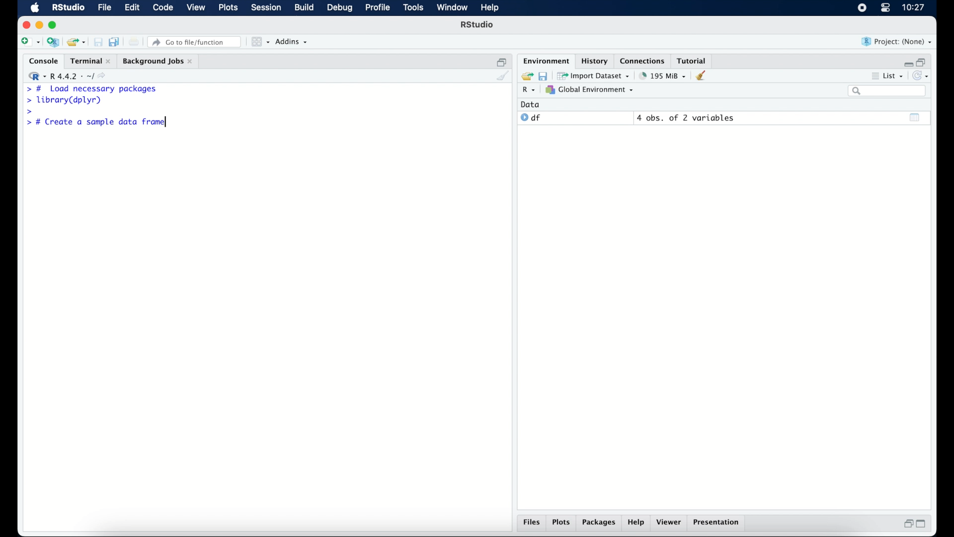 This screenshot has height=537, width=954. Describe the element at coordinates (230, 8) in the screenshot. I see `plots` at that location.